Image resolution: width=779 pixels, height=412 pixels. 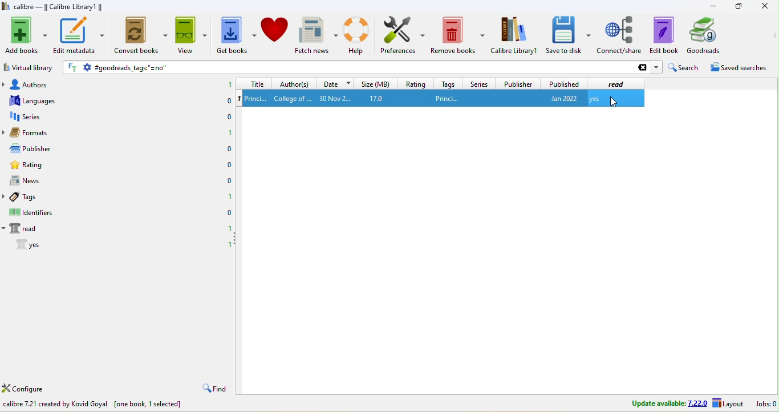 I want to click on jan 2022, so click(x=561, y=99).